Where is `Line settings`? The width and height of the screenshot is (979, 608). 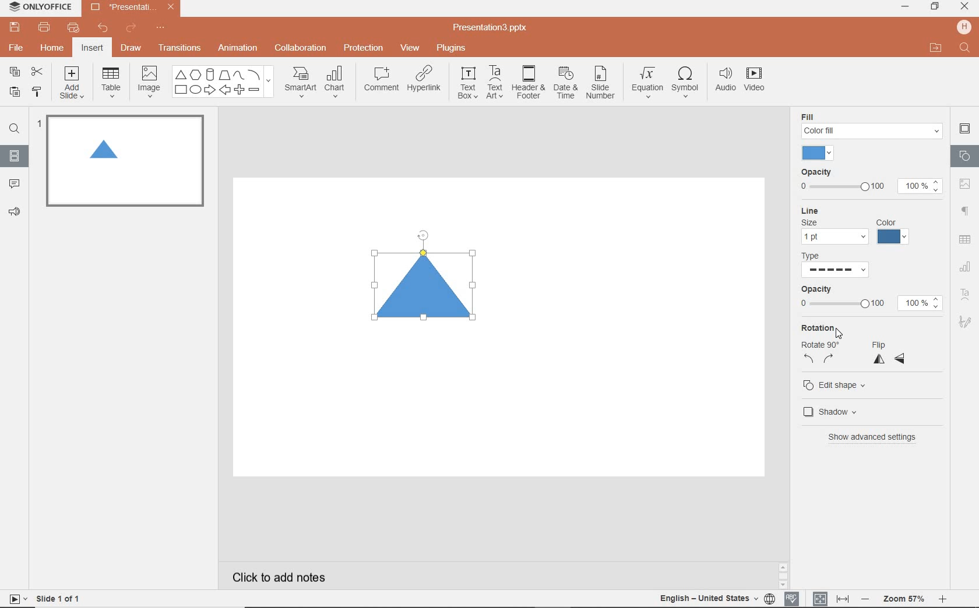
Line settings is located at coordinates (855, 227).